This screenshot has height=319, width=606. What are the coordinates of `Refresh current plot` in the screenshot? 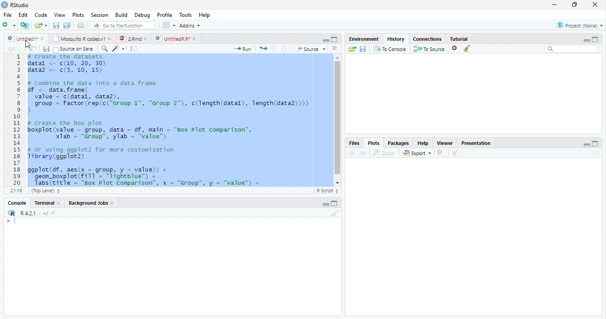 It's located at (597, 153).